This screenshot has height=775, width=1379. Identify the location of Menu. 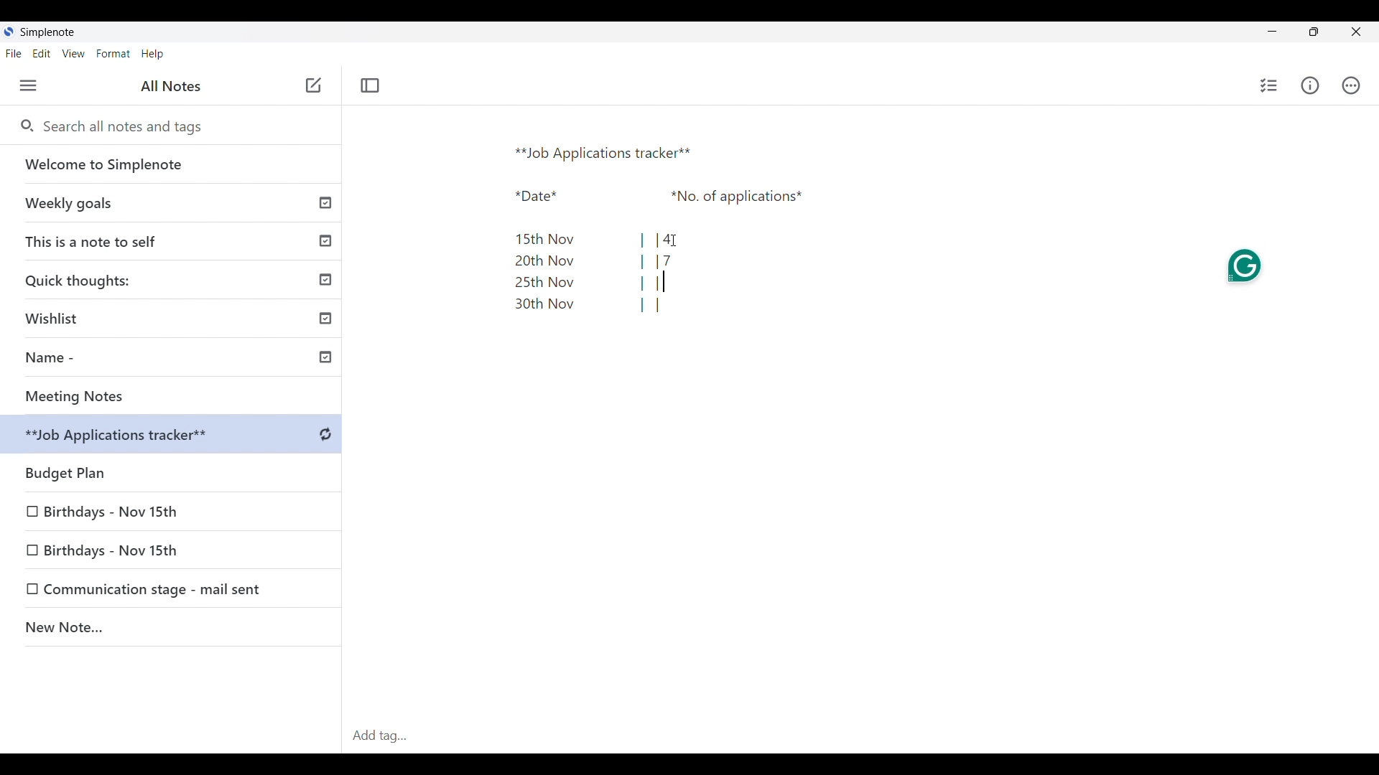
(28, 85).